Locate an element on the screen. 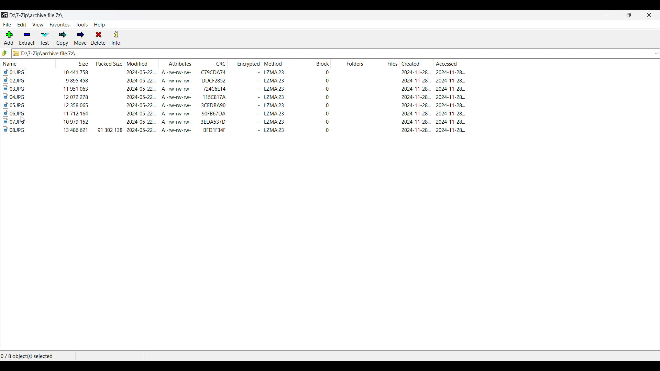 This screenshot has height=371, width=660. size is located at coordinates (76, 97).